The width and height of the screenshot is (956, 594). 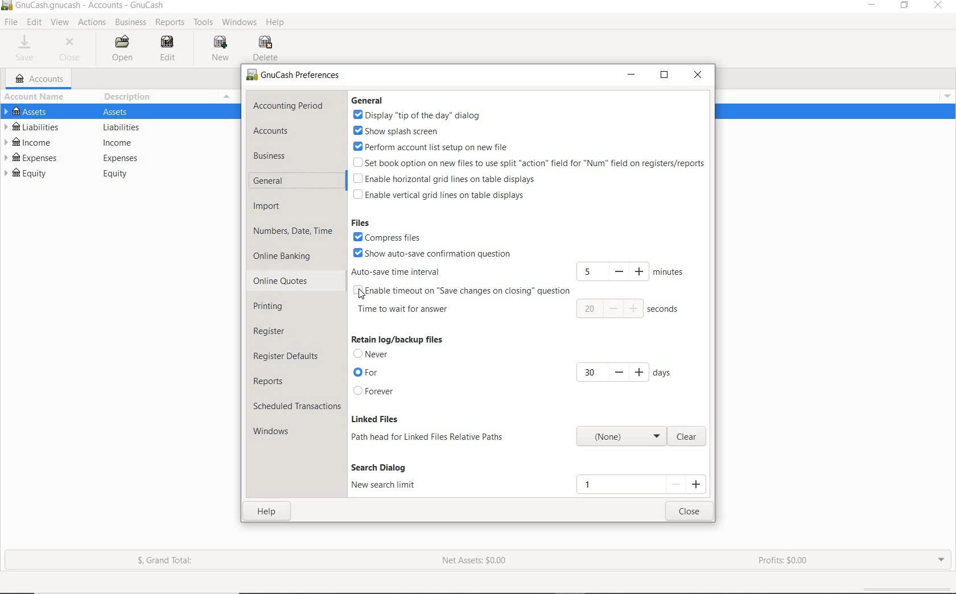 I want to click on BUSINESS, so click(x=129, y=22).